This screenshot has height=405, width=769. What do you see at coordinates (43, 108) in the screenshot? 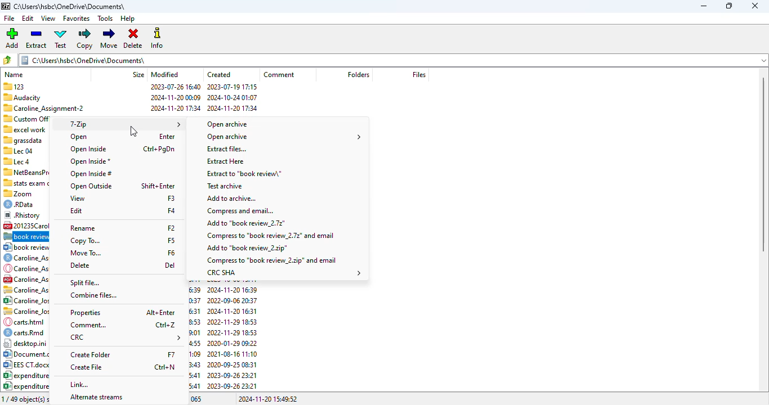
I see `Caroline Assignment-2` at bounding box center [43, 108].